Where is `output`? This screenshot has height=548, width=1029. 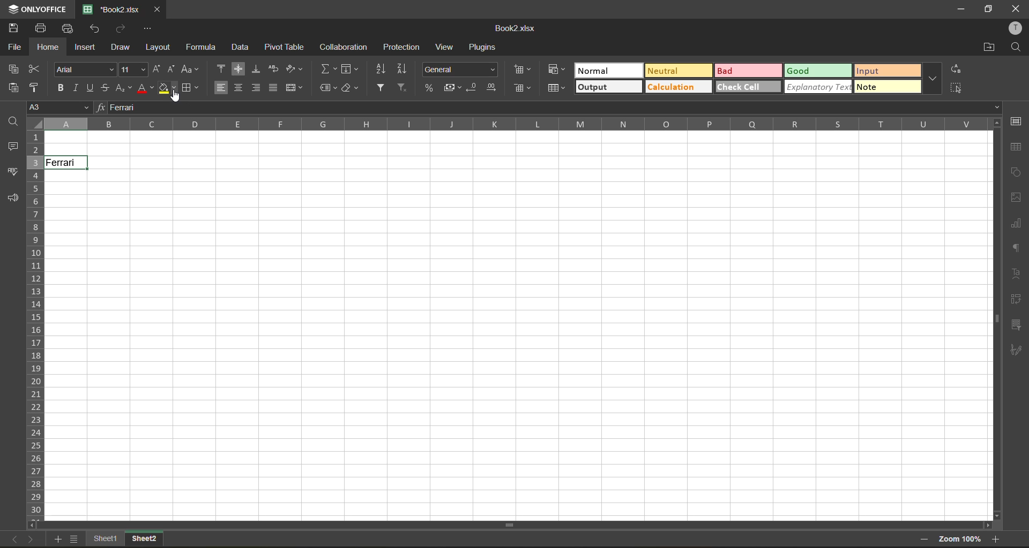
output is located at coordinates (608, 88).